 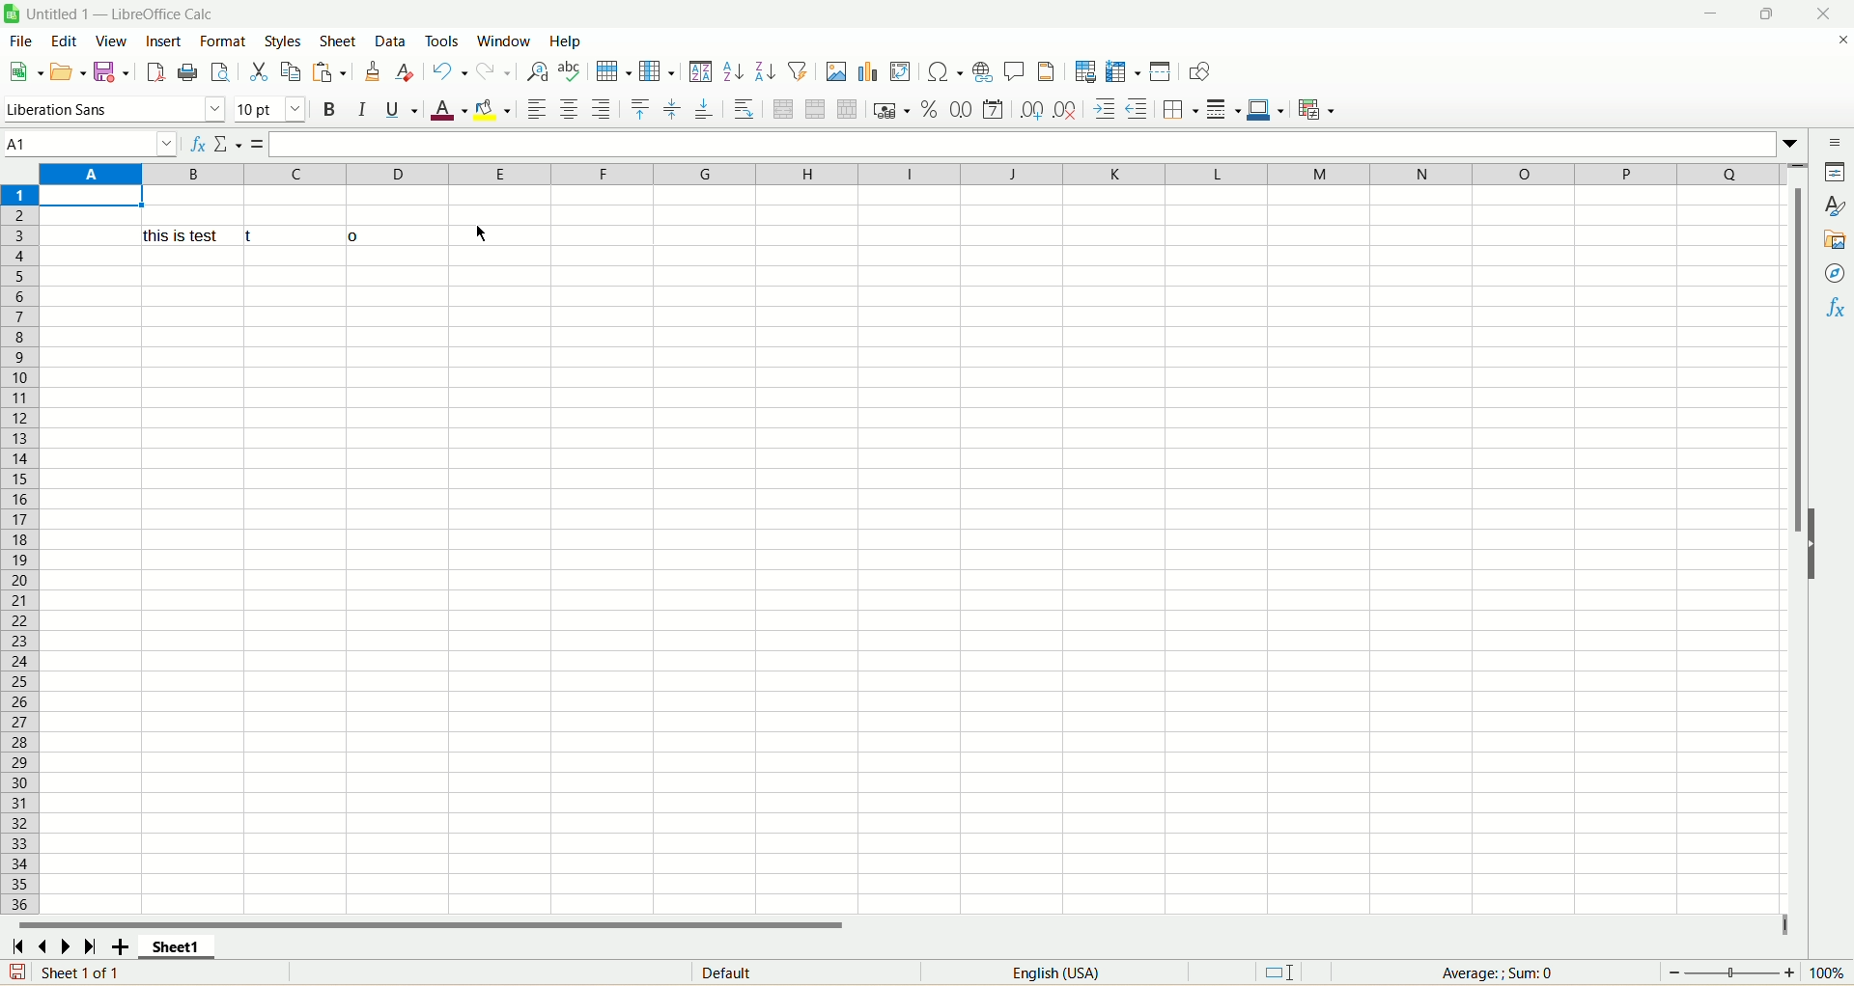 I want to click on align center, so click(x=568, y=107).